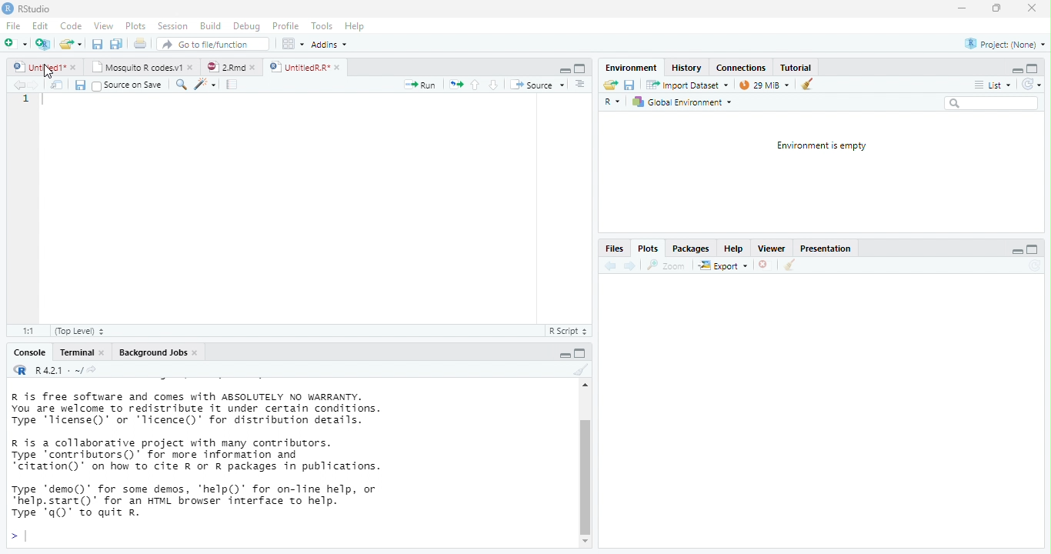  I want to click on close, so click(339, 68).